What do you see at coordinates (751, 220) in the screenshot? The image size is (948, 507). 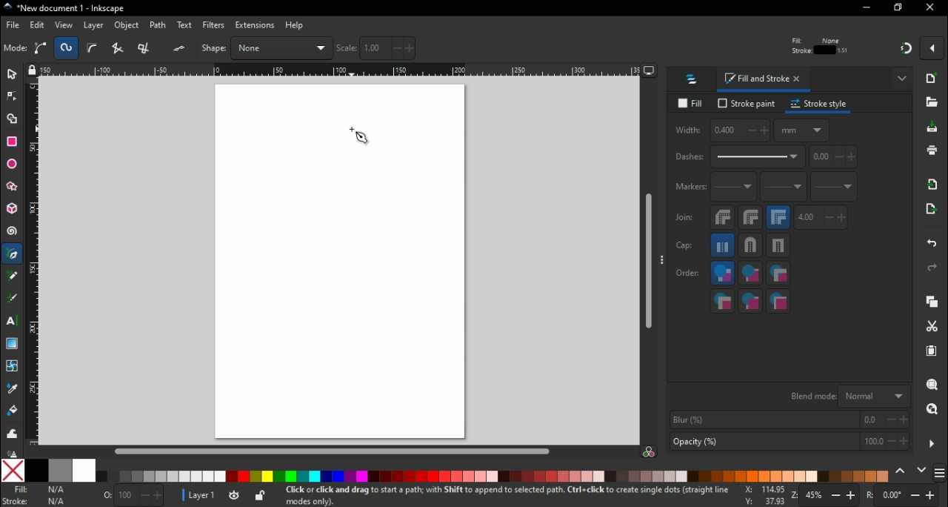 I see `round` at bounding box center [751, 220].